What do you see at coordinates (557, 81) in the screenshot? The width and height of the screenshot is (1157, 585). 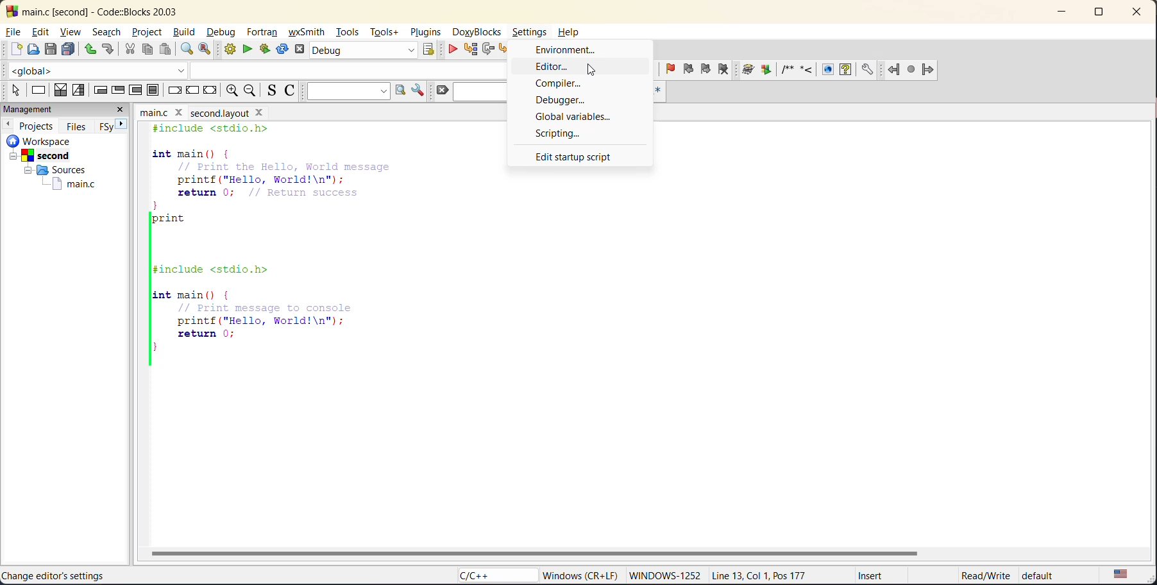 I see `compiler` at bounding box center [557, 81].